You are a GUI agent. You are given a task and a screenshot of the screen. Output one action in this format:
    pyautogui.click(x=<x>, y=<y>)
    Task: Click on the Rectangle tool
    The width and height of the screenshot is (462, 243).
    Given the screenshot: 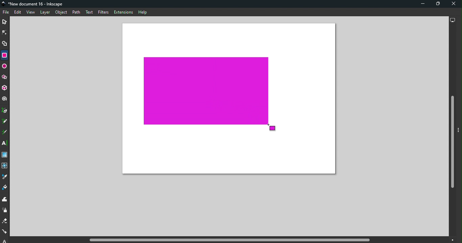 What is the action you would take?
    pyautogui.click(x=4, y=55)
    